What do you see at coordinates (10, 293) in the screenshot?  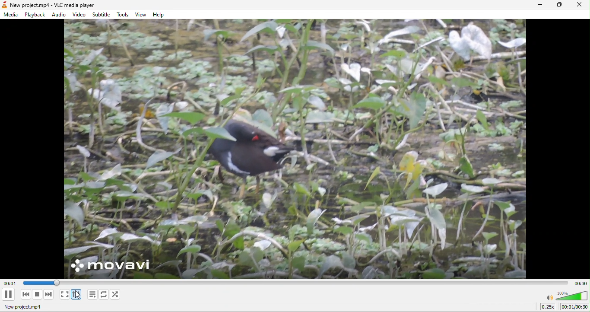 I see `` at bounding box center [10, 293].